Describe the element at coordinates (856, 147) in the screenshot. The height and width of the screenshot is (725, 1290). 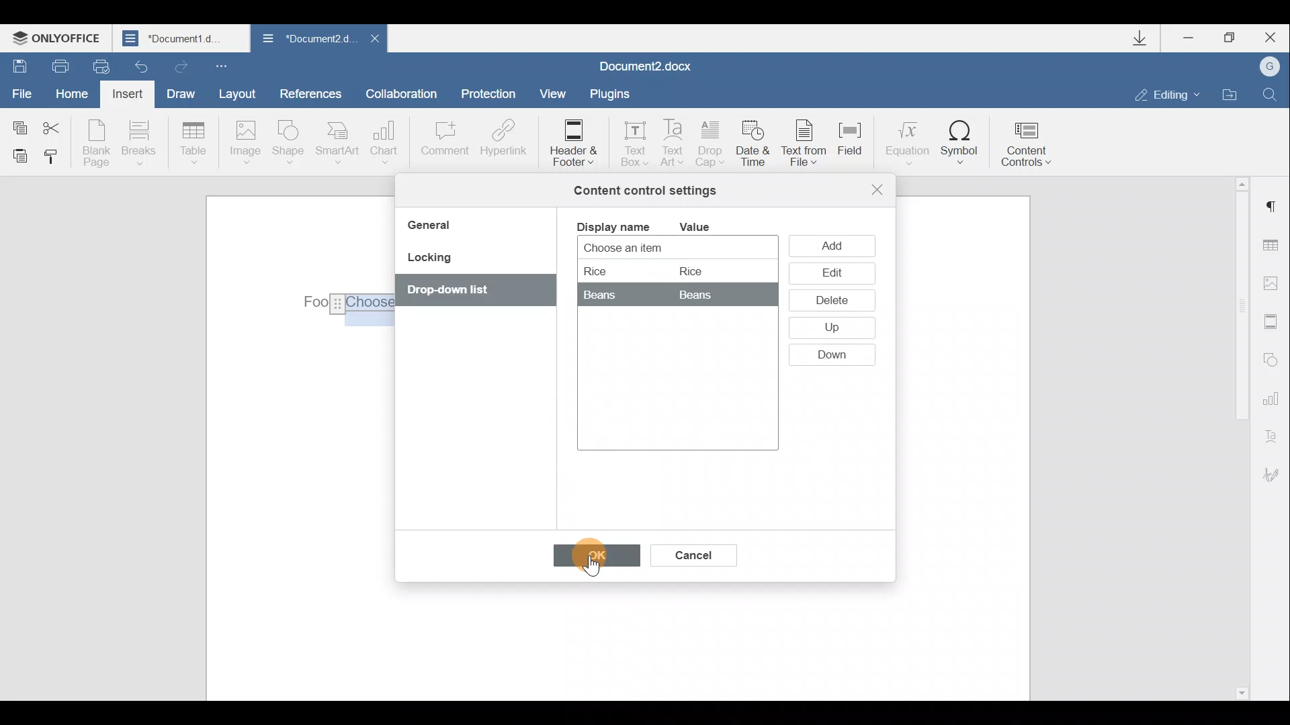
I see `Field` at that location.